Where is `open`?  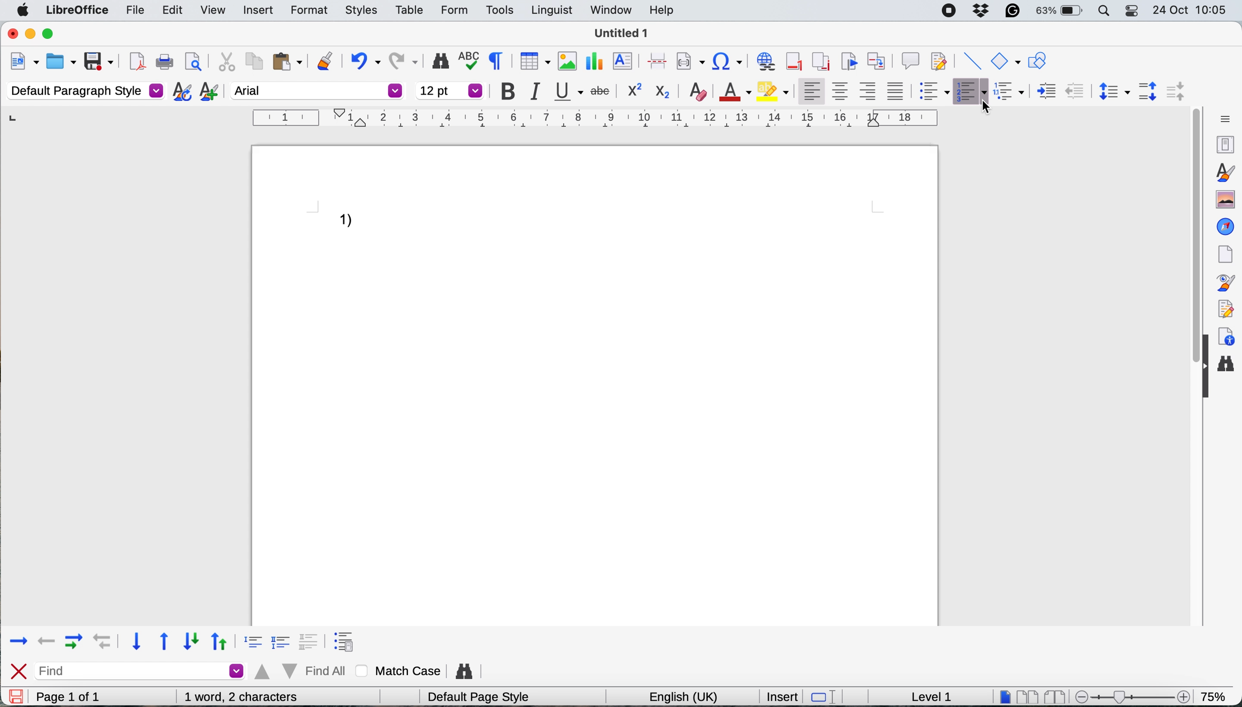
open is located at coordinates (62, 63).